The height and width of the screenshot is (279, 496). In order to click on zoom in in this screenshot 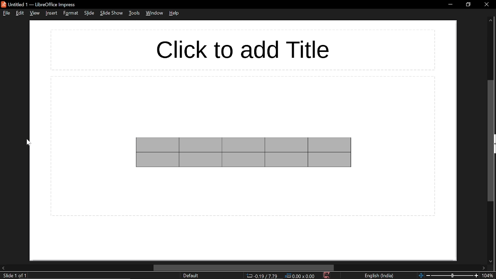, I will do `click(477, 276)`.